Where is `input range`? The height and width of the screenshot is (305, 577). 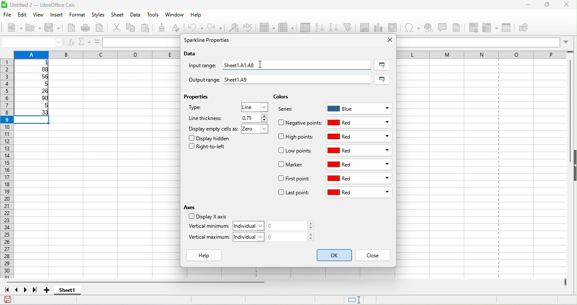 input range is located at coordinates (204, 66).